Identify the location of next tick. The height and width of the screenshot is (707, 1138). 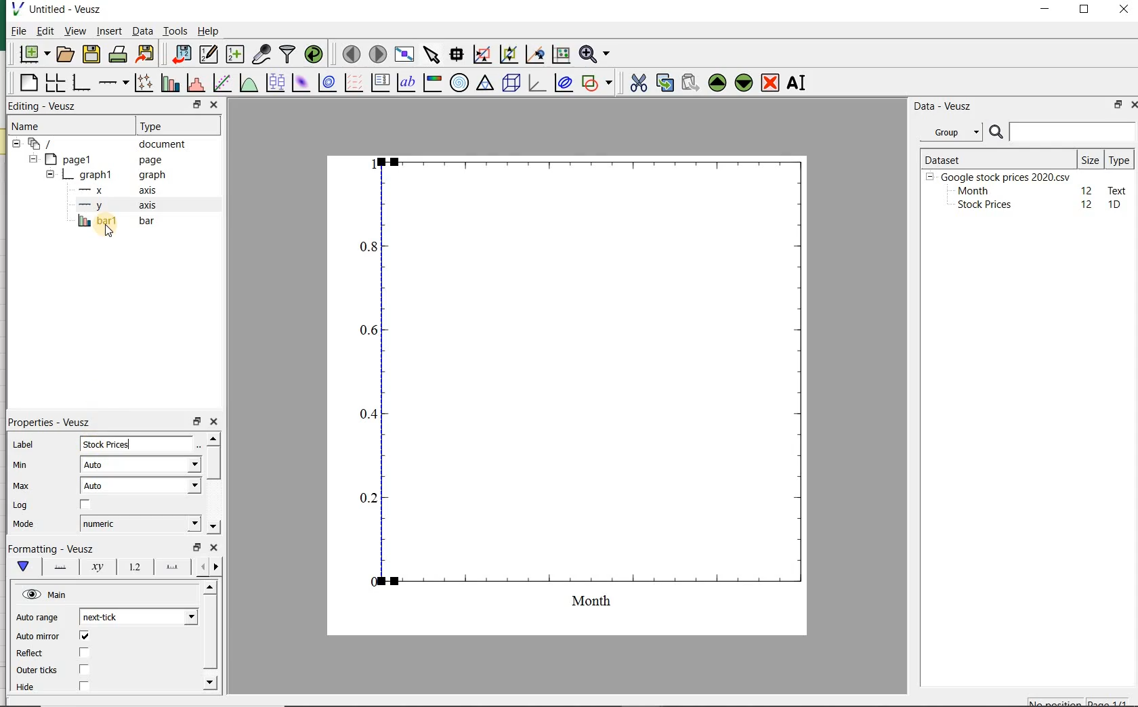
(136, 617).